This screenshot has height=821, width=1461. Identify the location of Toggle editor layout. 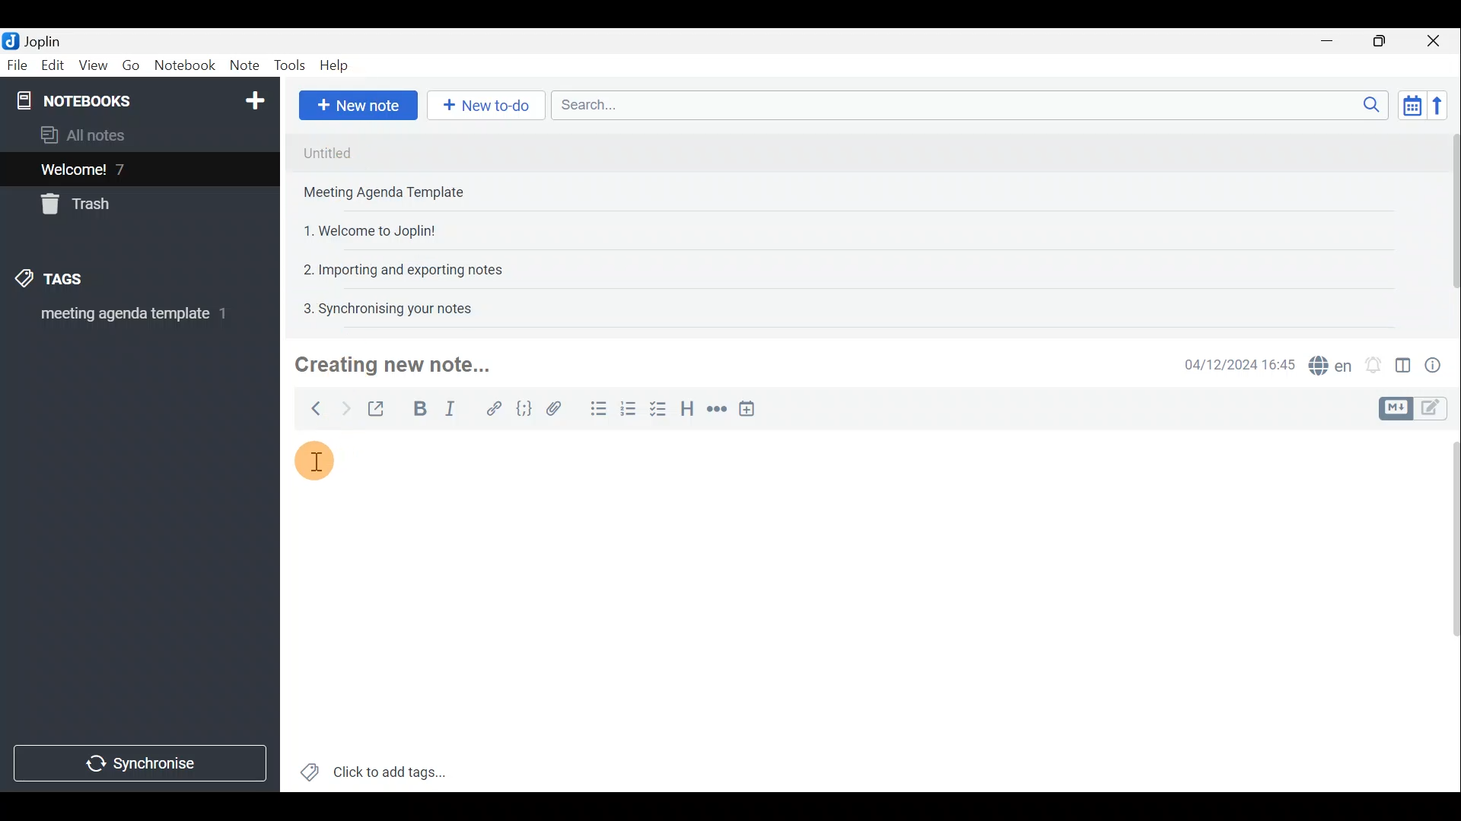
(1402, 360).